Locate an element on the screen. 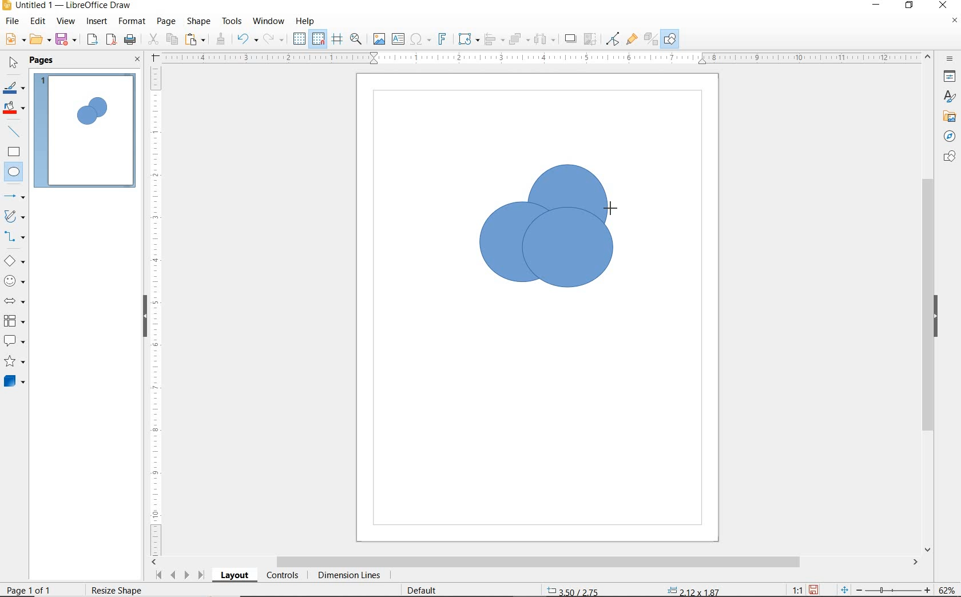  HELPLINES WHILE MOVING is located at coordinates (337, 39).